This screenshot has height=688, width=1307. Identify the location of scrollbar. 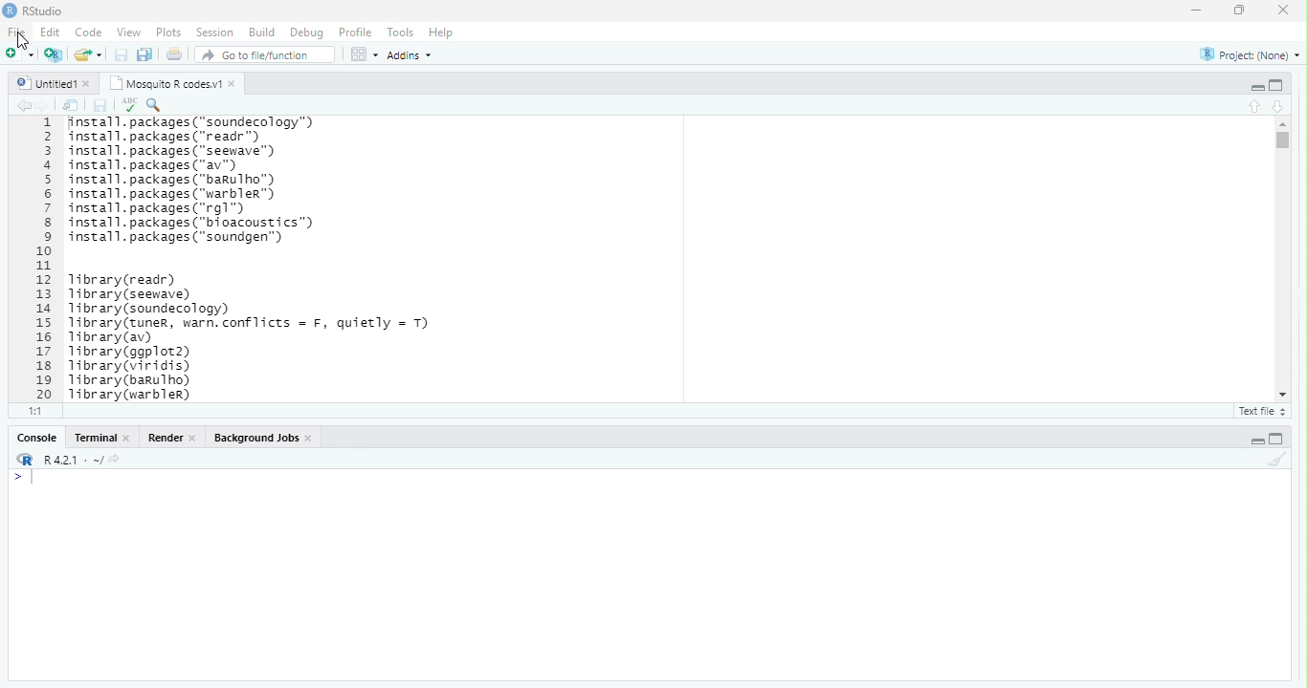
(1284, 258).